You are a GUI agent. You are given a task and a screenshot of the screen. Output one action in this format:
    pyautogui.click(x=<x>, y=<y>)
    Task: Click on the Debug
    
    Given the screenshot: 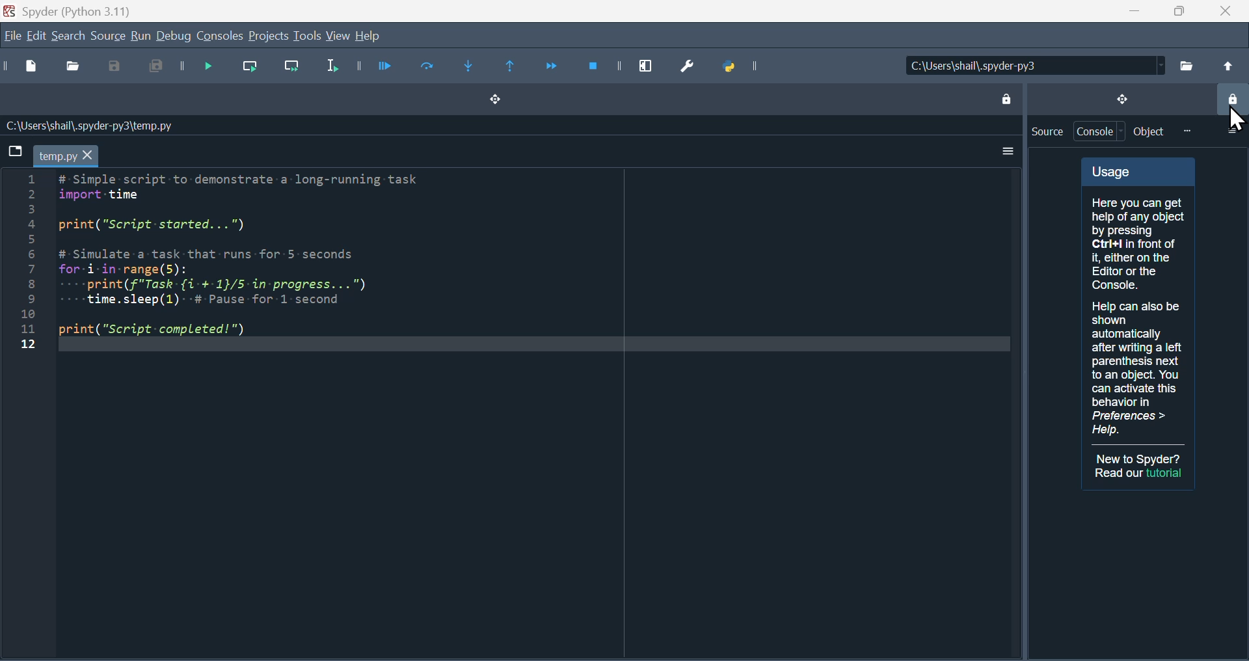 What is the action you would take?
    pyautogui.click(x=174, y=37)
    